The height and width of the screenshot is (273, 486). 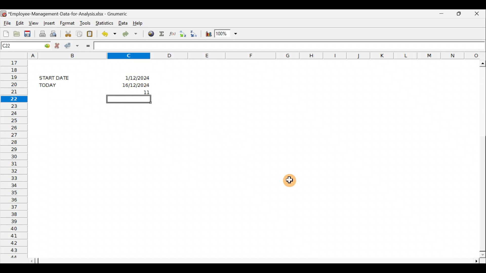 What do you see at coordinates (34, 23) in the screenshot?
I see `View` at bounding box center [34, 23].